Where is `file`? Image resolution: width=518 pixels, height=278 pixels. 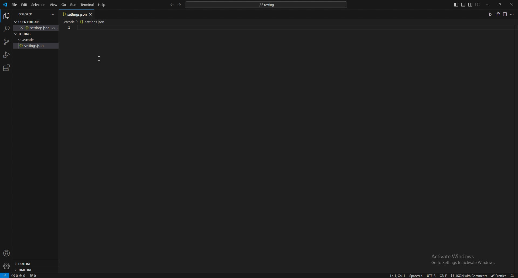
file is located at coordinates (38, 28).